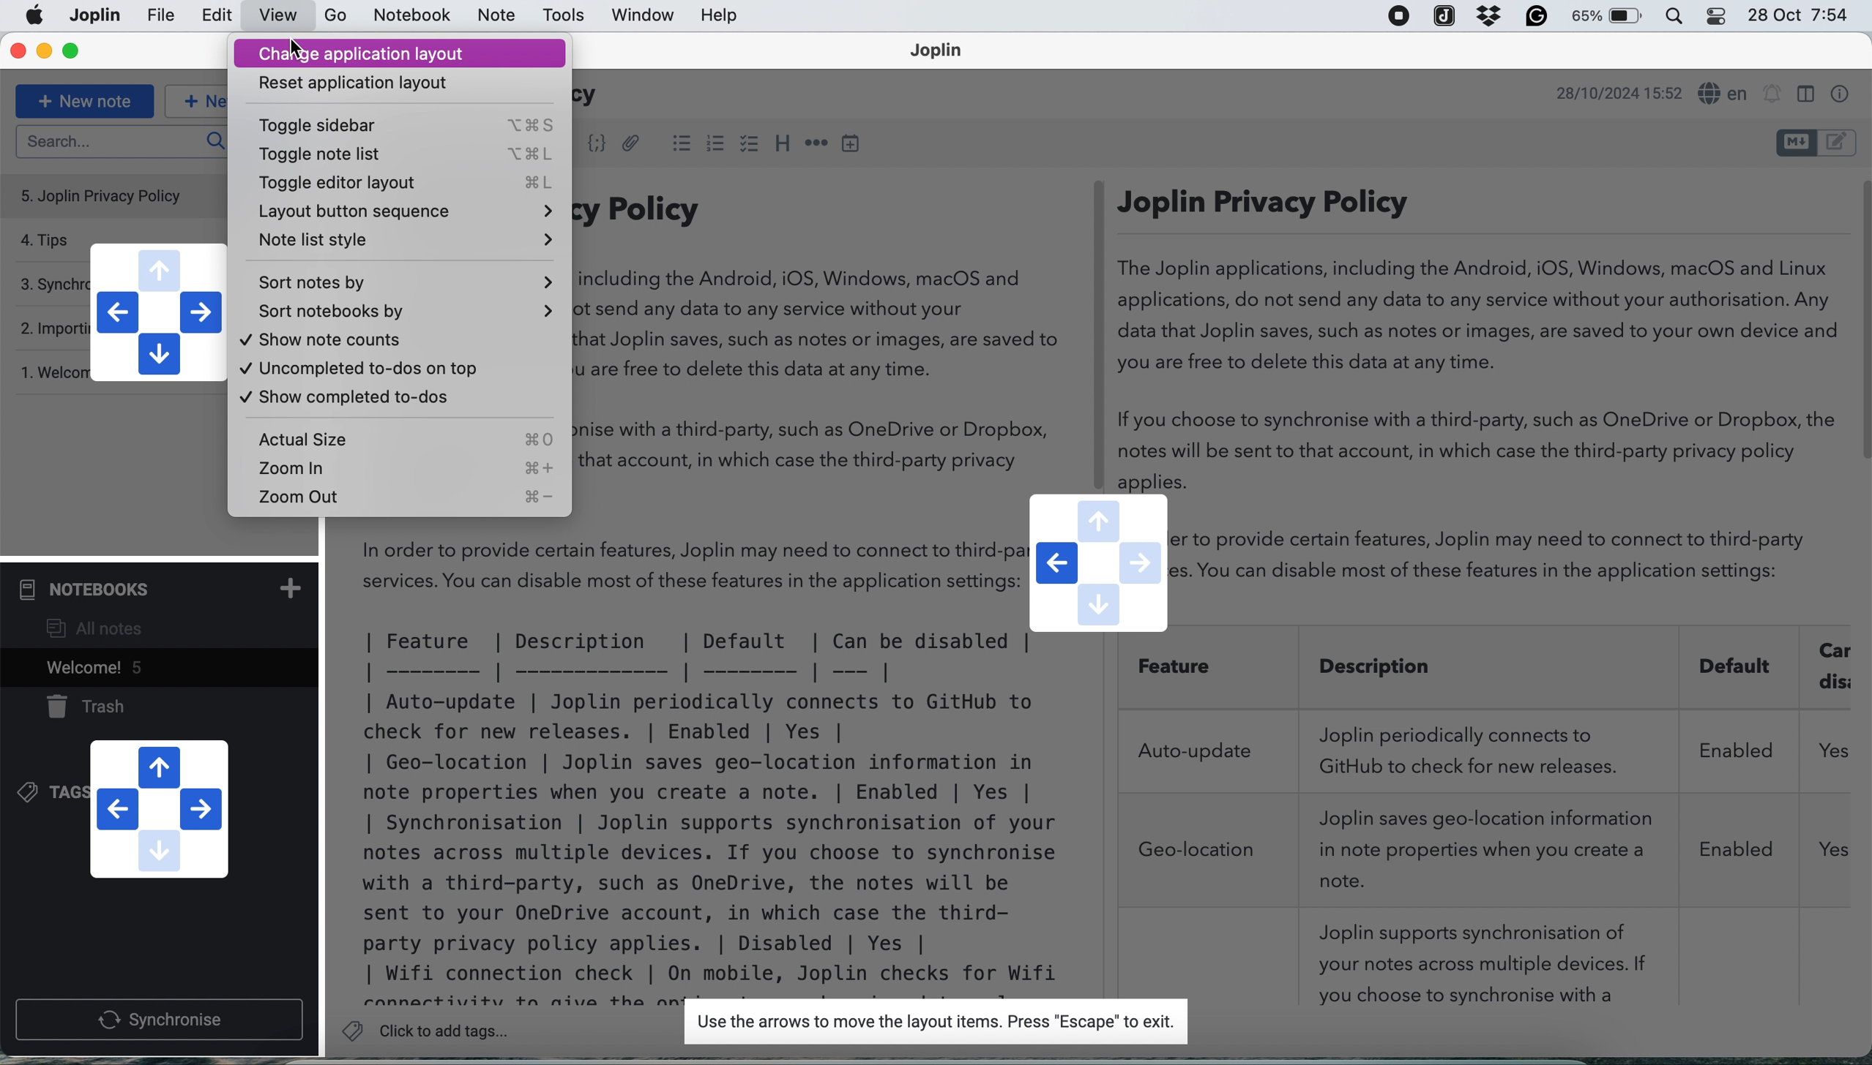 The image size is (1872, 1065). I want to click on dropbox, so click(1485, 16).